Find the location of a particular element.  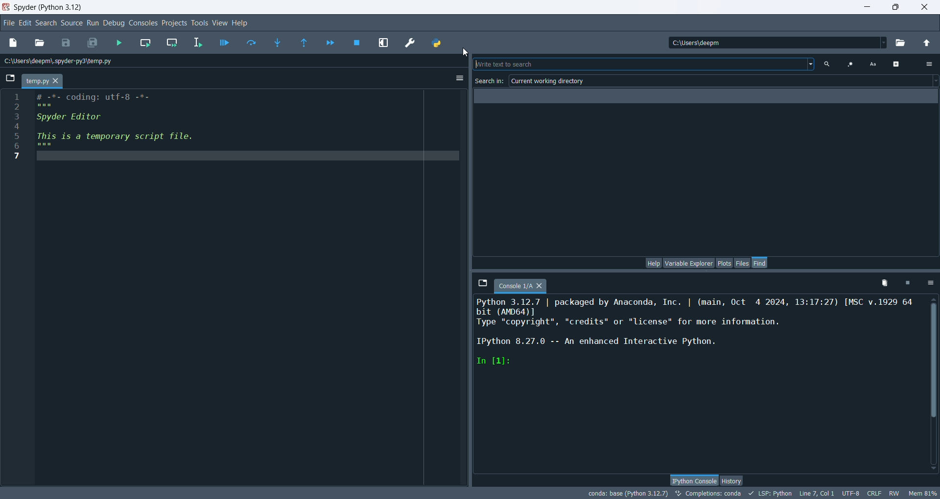

logo is located at coordinates (6, 7).